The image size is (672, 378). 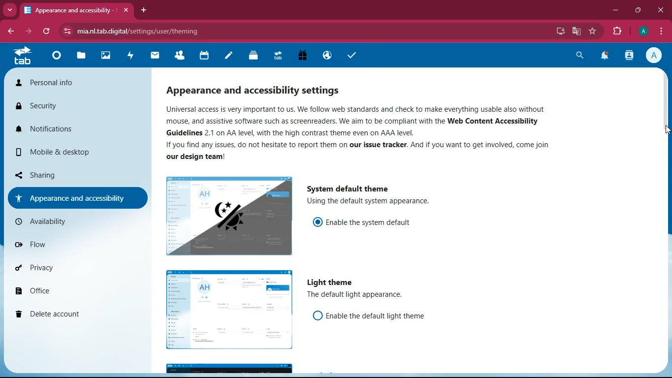 What do you see at coordinates (576, 30) in the screenshot?
I see `google translate` at bounding box center [576, 30].